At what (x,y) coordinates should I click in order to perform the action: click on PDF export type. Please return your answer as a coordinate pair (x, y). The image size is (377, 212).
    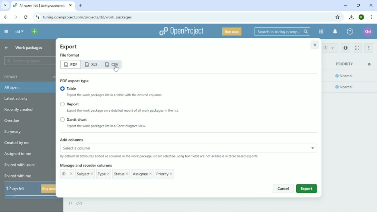
    Looking at the image, I should click on (74, 81).